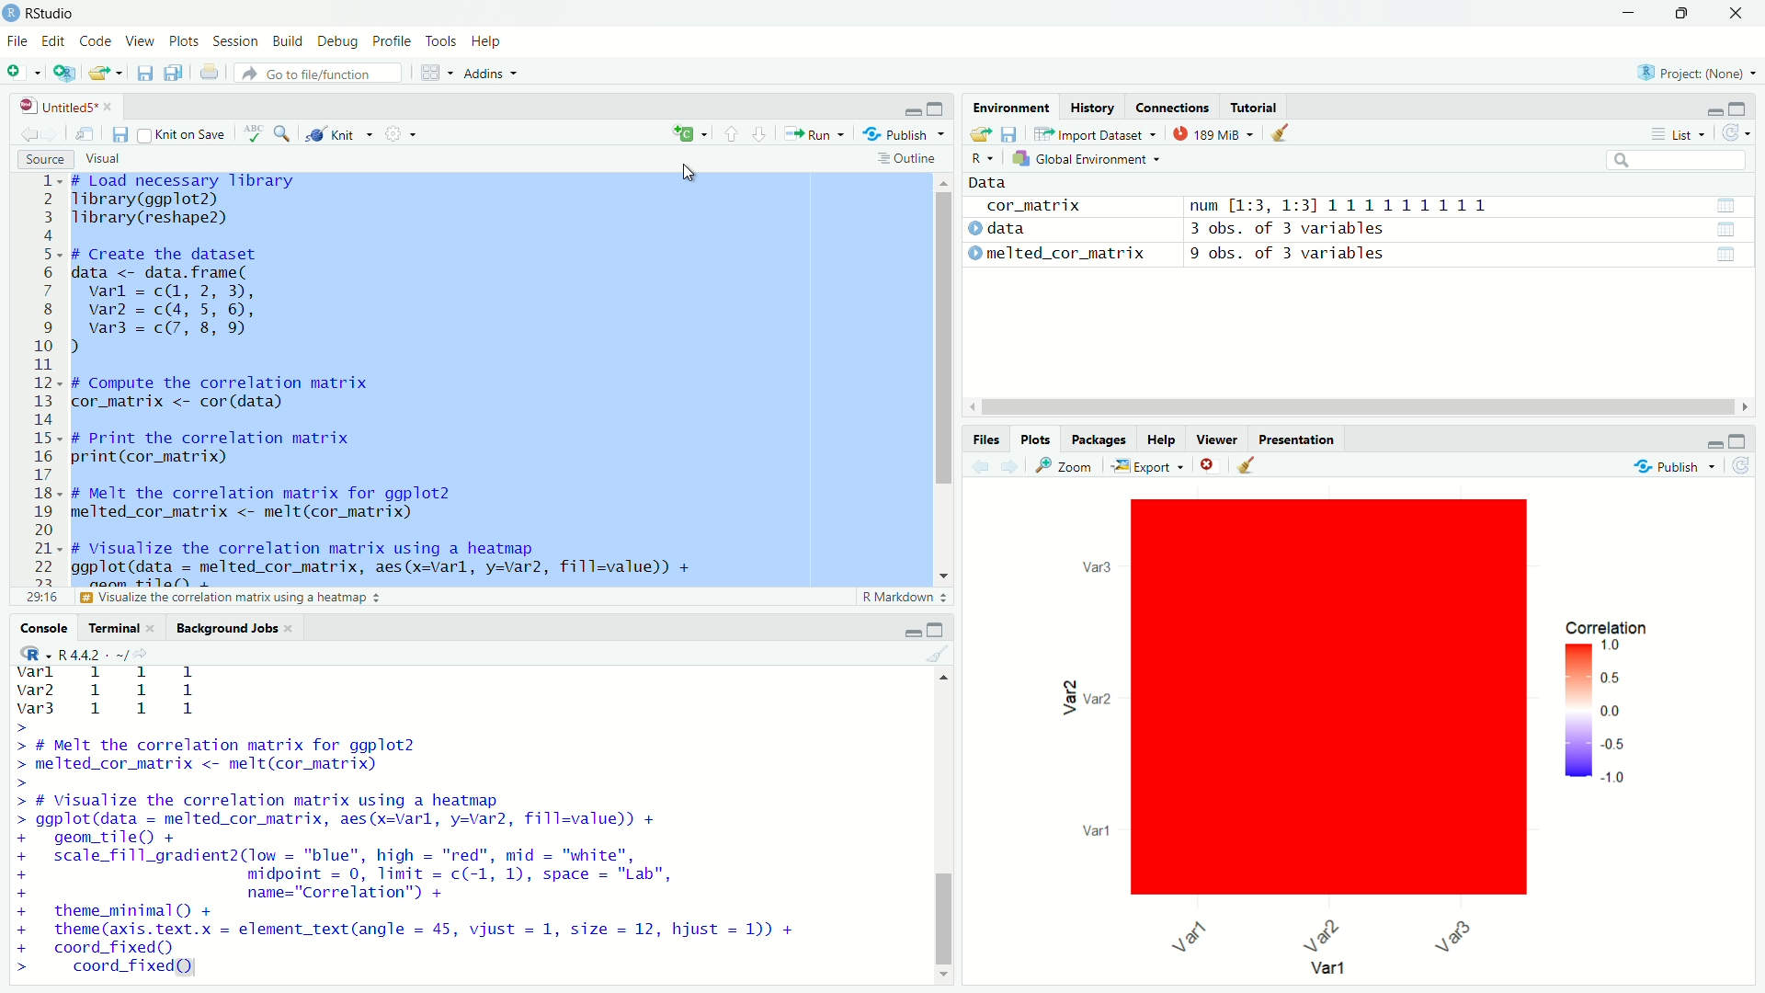 The image size is (1765, 993). Describe the element at coordinates (121, 135) in the screenshot. I see `save current document` at that location.